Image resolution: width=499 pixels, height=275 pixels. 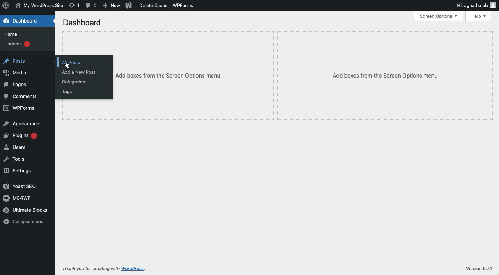 What do you see at coordinates (24, 221) in the screenshot?
I see `Collapse menu` at bounding box center [24, 221].